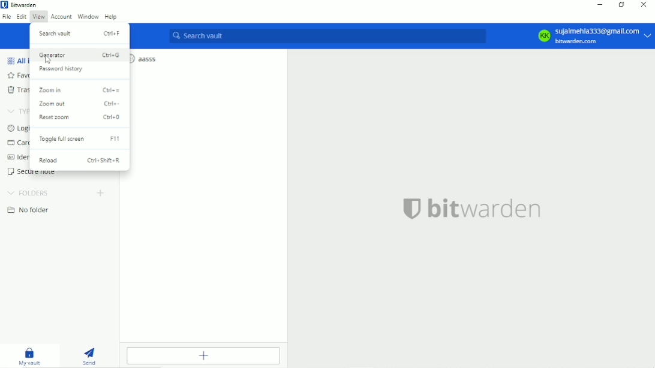 Image resolution: width=655 pixels, height=368 pixels. Describe the element at coordinates (88, 17) in the screenshot. I see `Window` at that location.